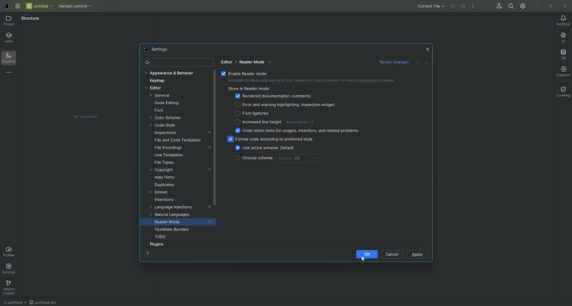 This screenshot has width=572, height=306. What do you see at coordinates (30, 302) in the screenshot?
I see `file path` at bounding box center [30, 302].